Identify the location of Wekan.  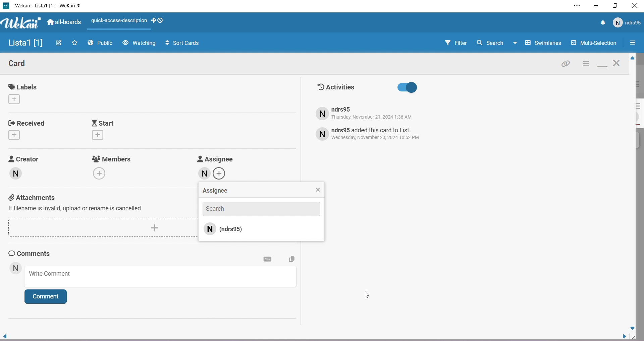
(48, 6).